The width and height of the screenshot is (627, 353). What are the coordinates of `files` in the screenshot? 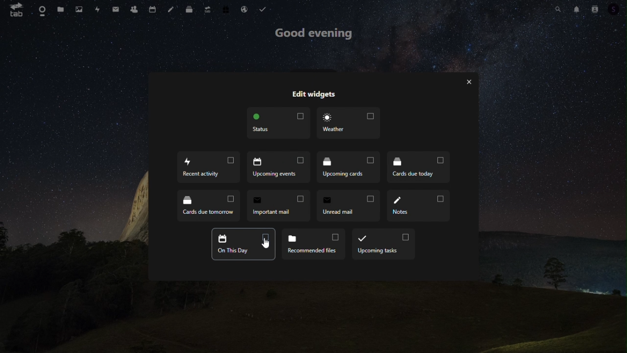 It's located at (61, 10).